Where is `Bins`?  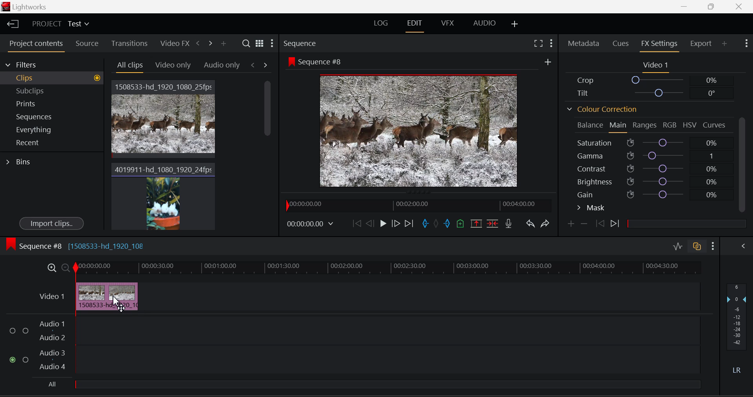 Bins is located at coordinates (51, 162).